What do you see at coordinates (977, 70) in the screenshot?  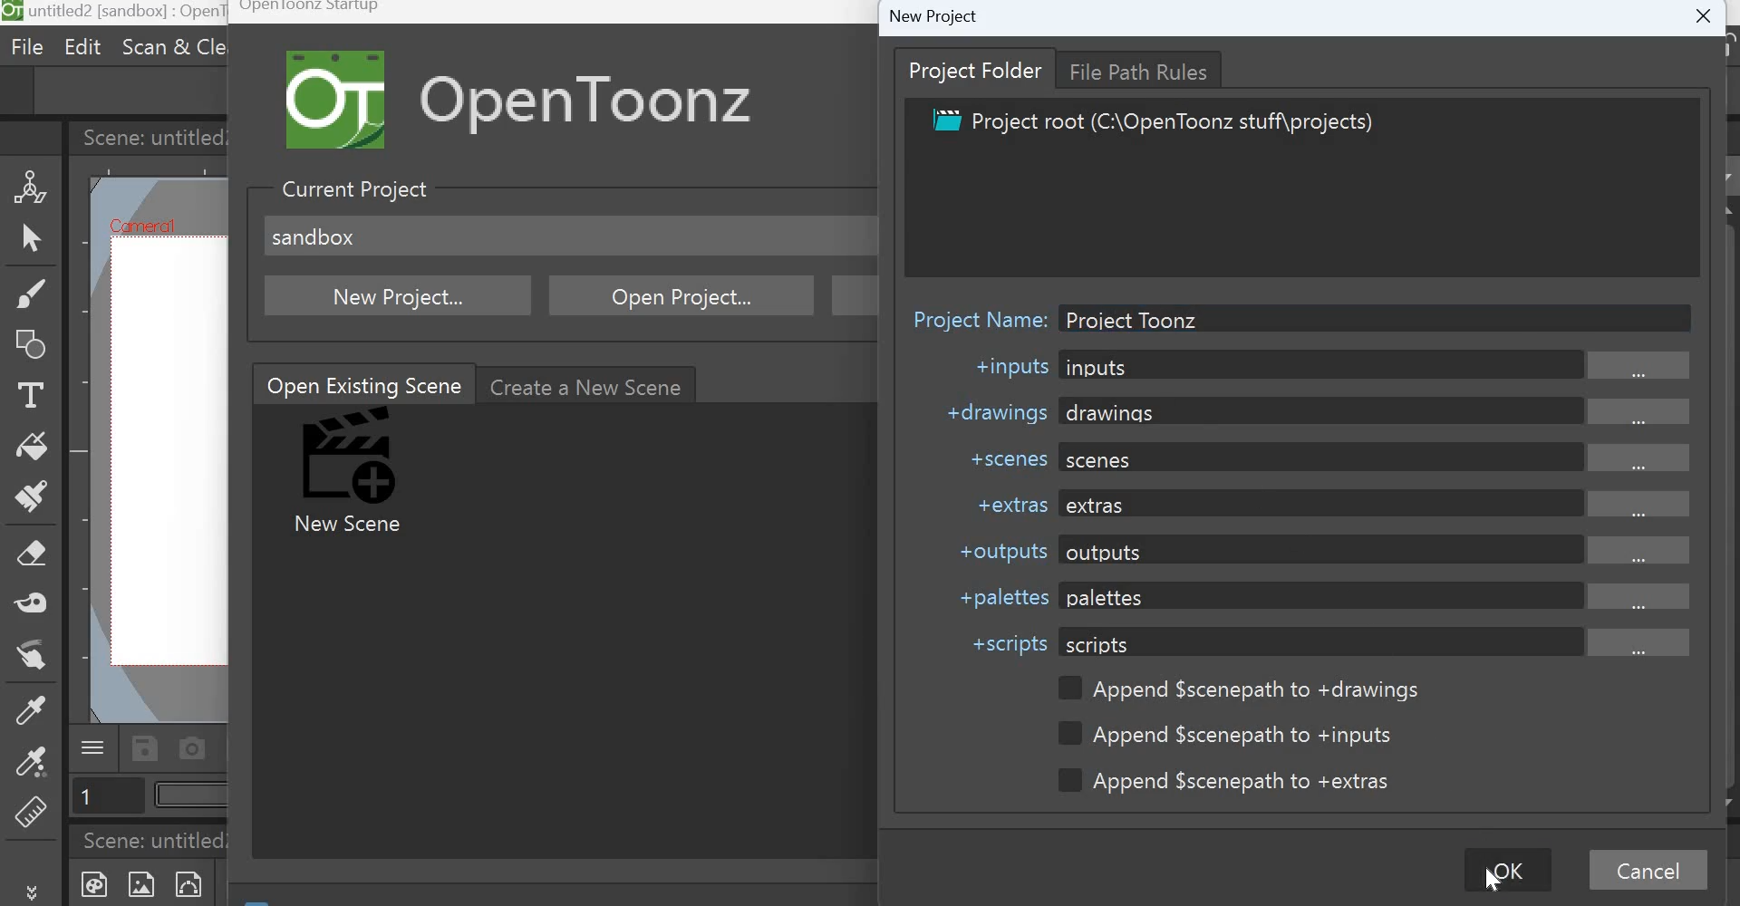 I see `Project folder` at bounding box center [977, 70].